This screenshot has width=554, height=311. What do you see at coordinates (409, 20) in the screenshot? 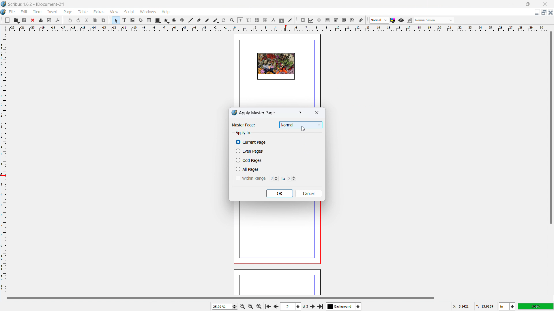
I see `edit in preview mode` at bounding box center [409, 20].